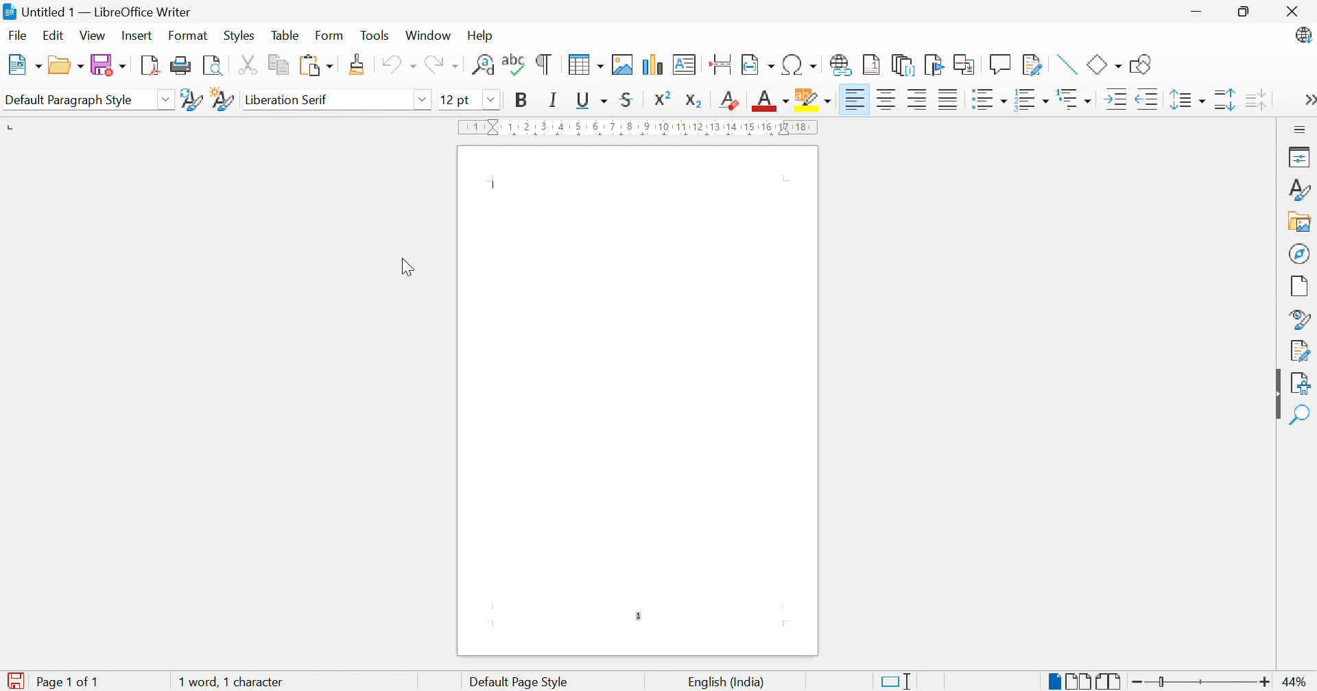  I want to click on Navigator, so click(1301, 255).